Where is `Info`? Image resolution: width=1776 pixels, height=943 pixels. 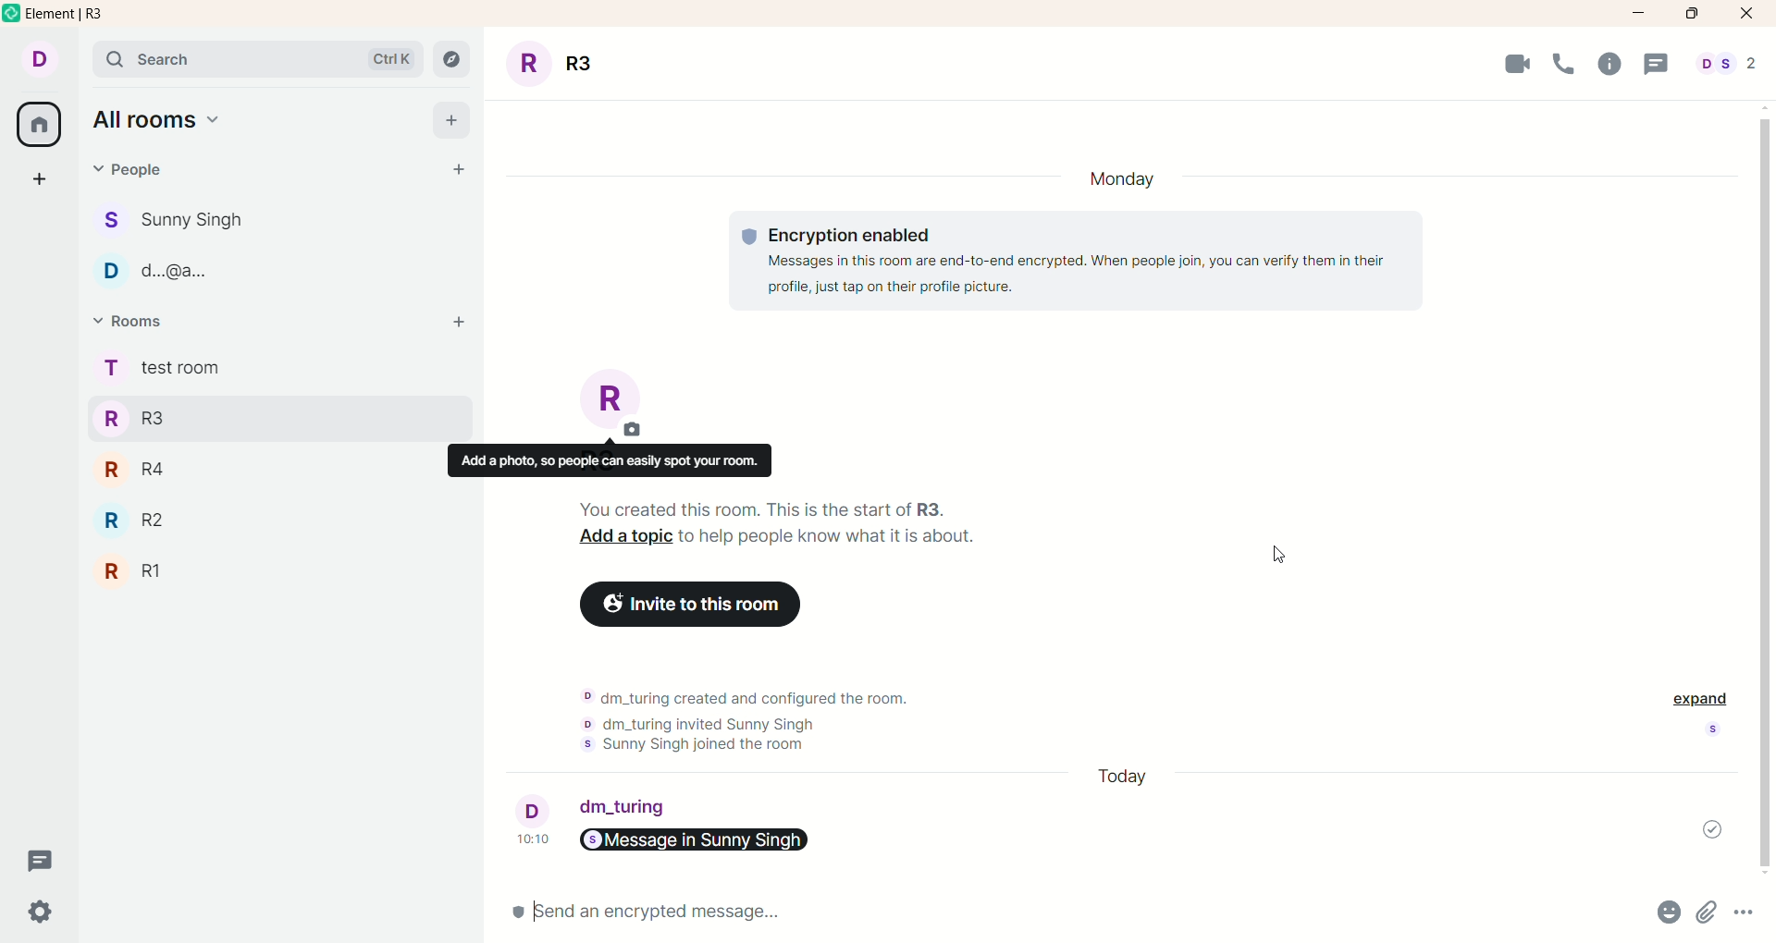 Info is located at coordinates (1610, 60).